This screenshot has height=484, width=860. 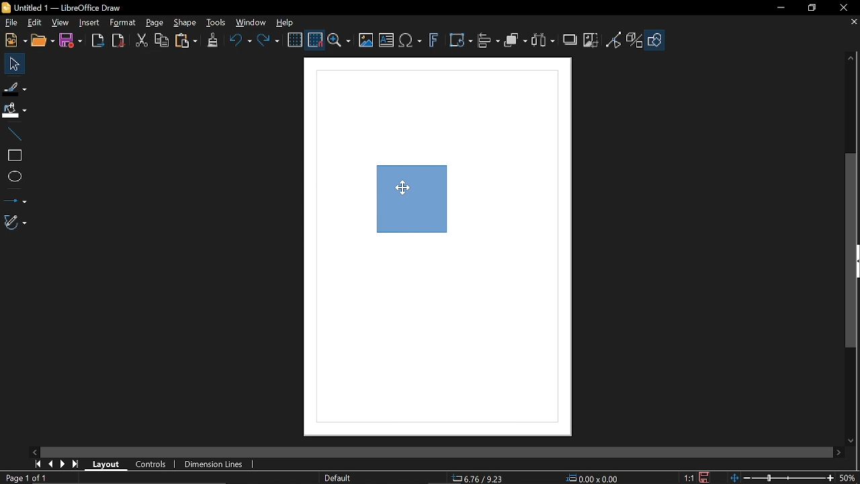 What do you see at coordinates (13, 134) in the screenshot?
I see `Line` at bounding box center [13, 134].